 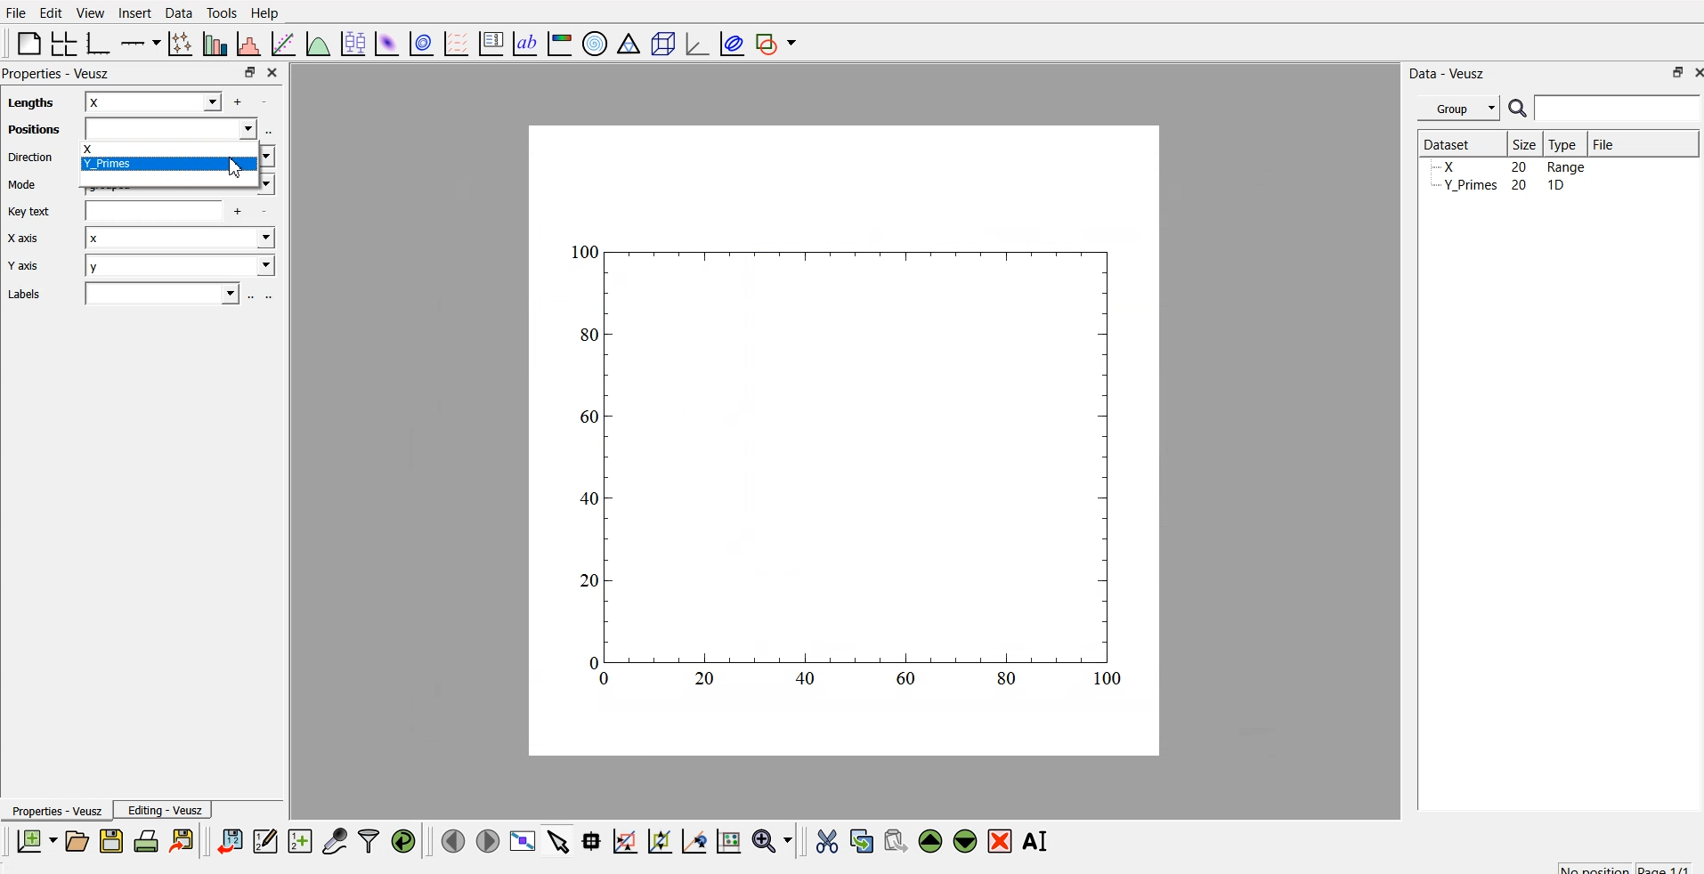 What do you see at coordinates (560, 45) in the screenshot?
I see `image color bar ` at bounding box center [560, 45].